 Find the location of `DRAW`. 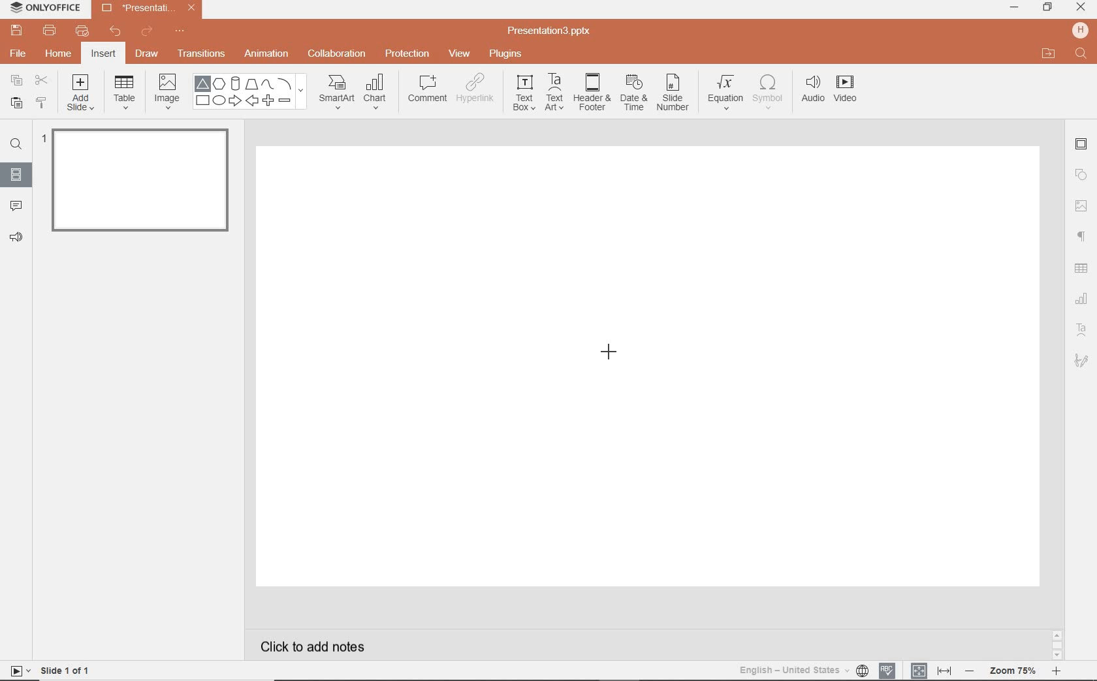

DRAW is located at coordinates (148, 55).